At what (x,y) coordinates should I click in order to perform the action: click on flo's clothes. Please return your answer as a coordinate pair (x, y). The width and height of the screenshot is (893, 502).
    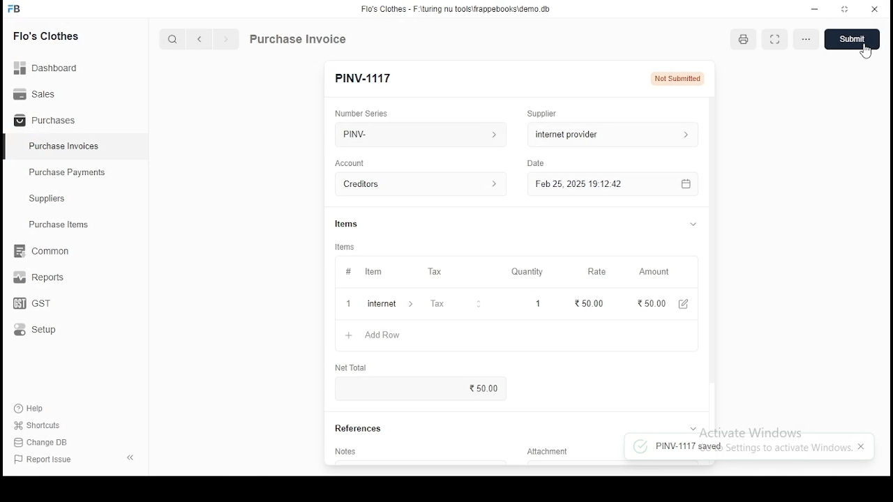
    Looking at the image, I should click on (48, 36).